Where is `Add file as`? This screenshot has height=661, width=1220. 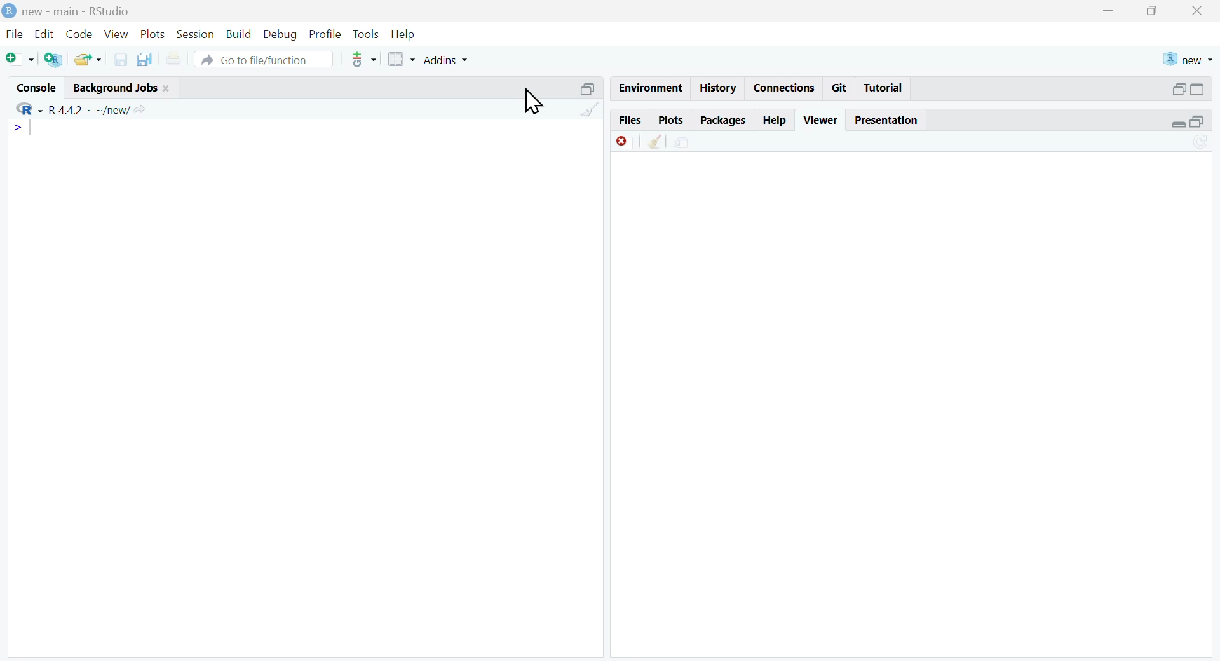
Add file as is located at coordinates (20, 59).